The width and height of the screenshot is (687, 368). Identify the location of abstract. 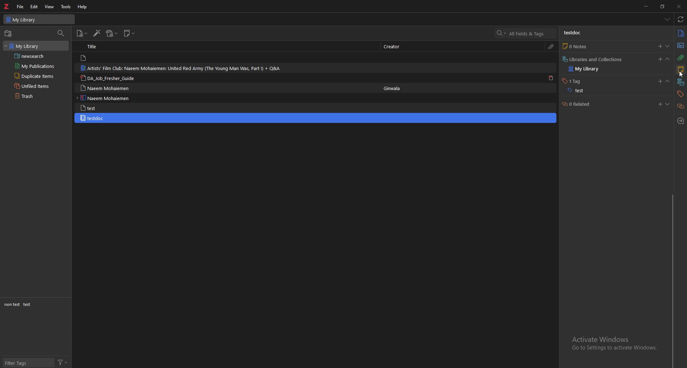
(681, 46).